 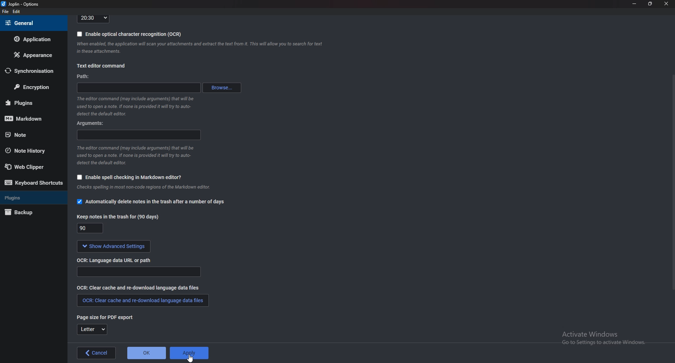 I want to click on Time format, so click(x=93, y=18).